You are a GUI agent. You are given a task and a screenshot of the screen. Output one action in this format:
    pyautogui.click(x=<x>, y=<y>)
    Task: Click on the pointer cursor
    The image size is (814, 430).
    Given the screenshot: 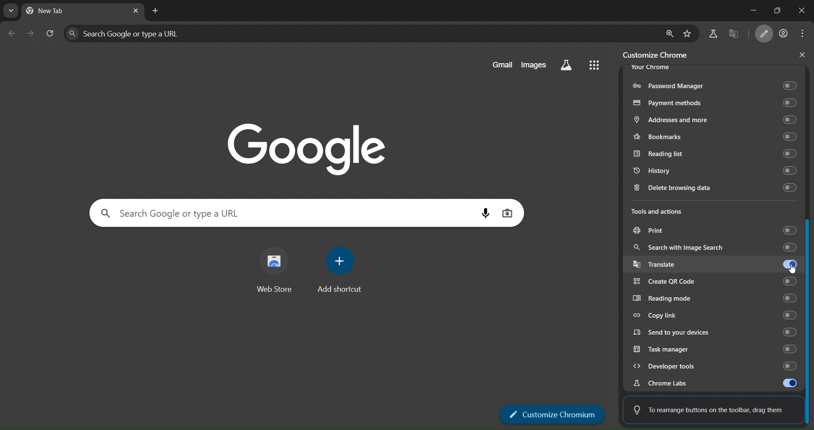 What is the action you would take?
    pyautogui.click(x=791, y=269)
    